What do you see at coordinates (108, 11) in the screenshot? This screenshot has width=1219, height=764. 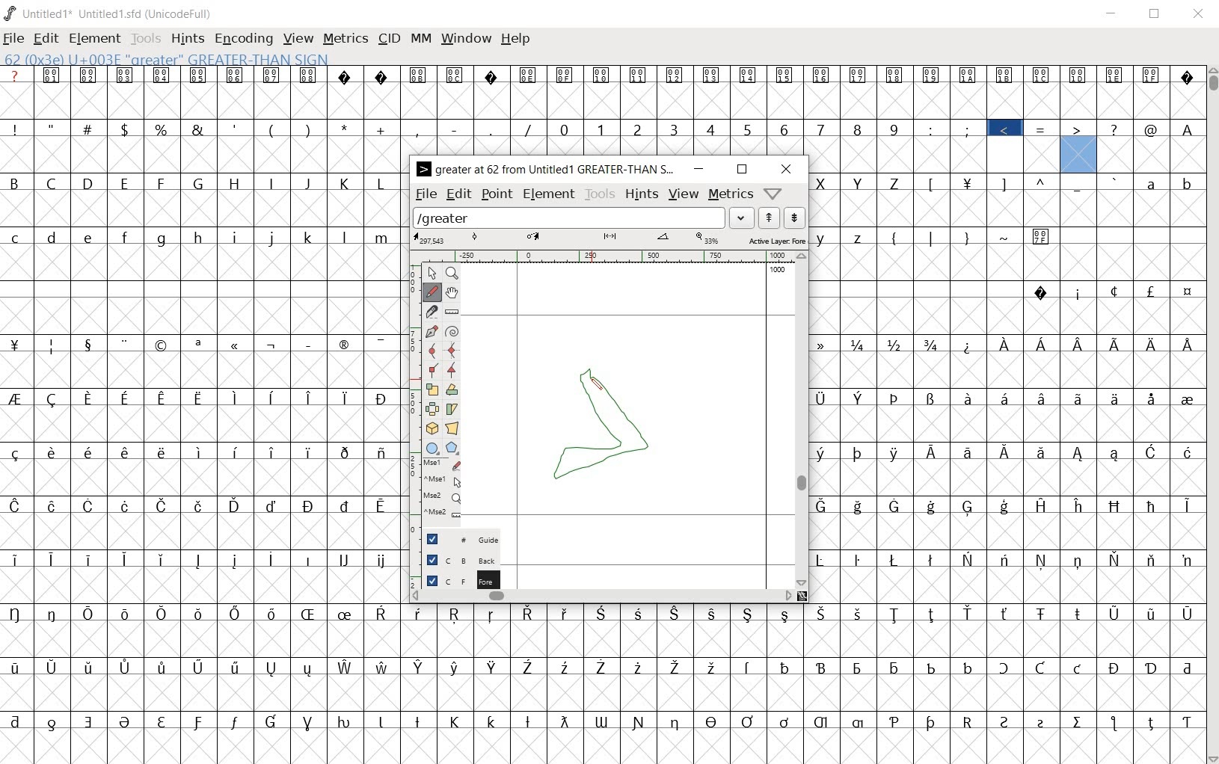 I see `Untitled1 Untitled1.sfd (UnicodeFull)` at bounding box center [108, 11].